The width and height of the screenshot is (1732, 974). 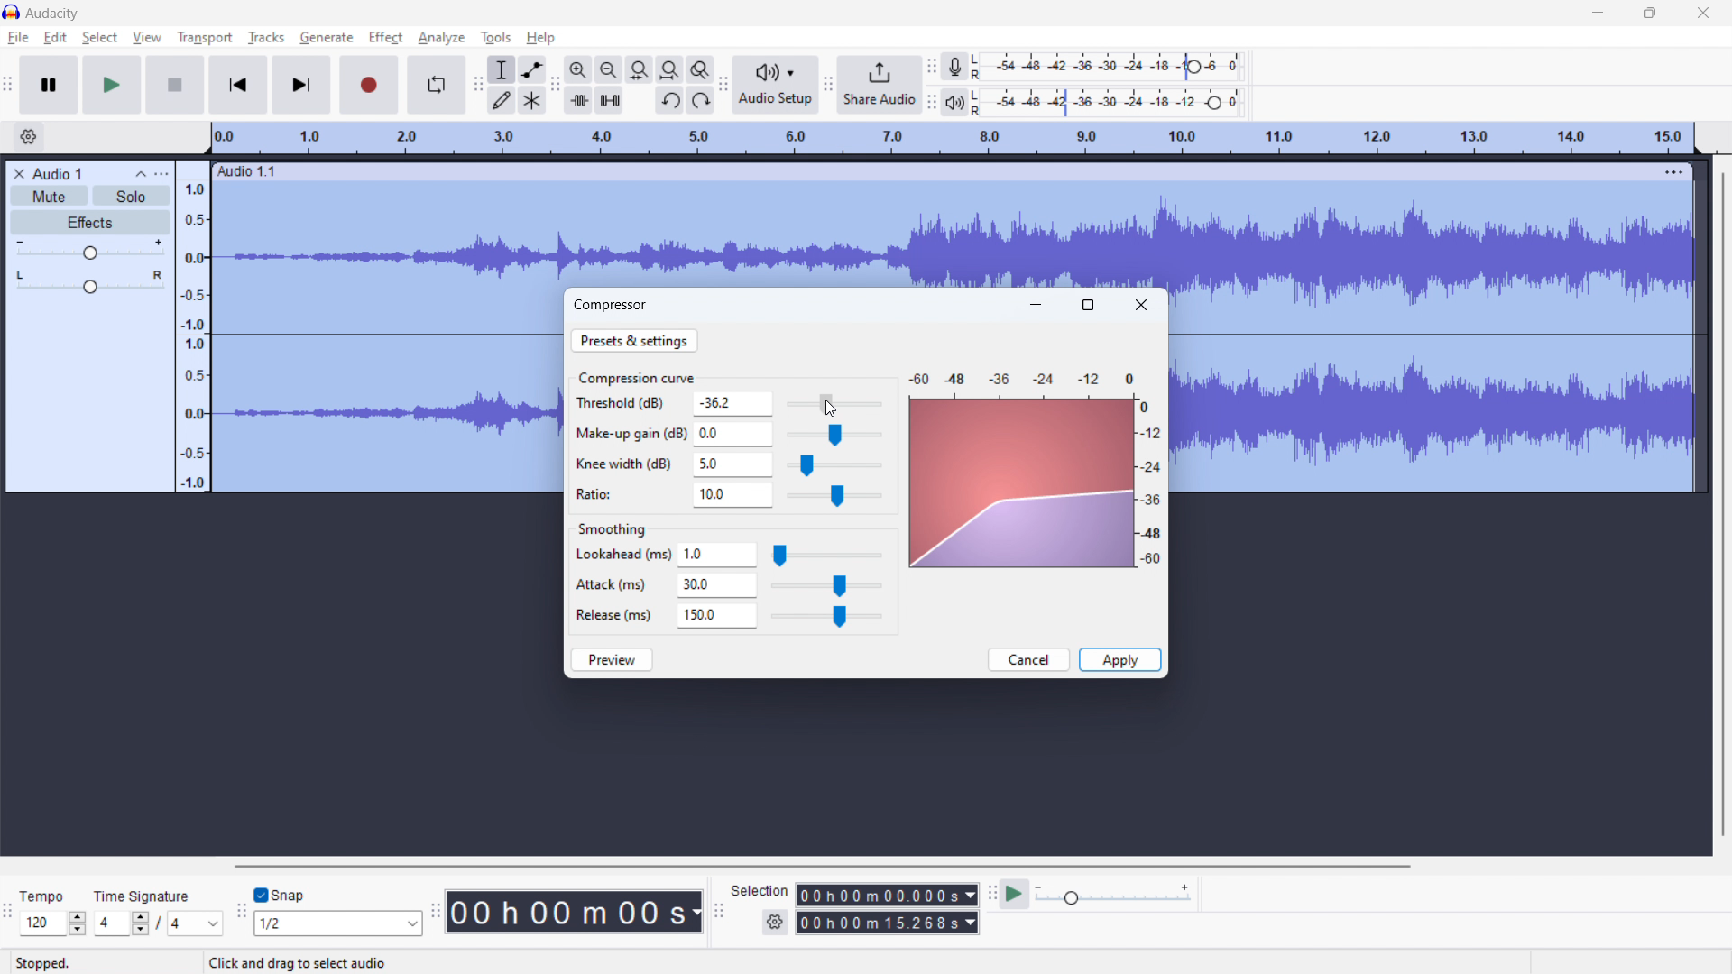 What do you see at coordinates (440, 39) in the screenshot?
I see `analyze` at bounding box center [440, 39].